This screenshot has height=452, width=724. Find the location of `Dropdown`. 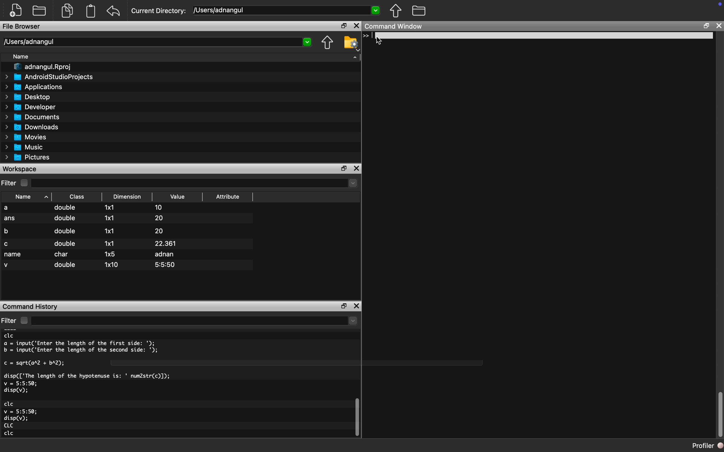

Dropdown is located at coordinates (352, 184).